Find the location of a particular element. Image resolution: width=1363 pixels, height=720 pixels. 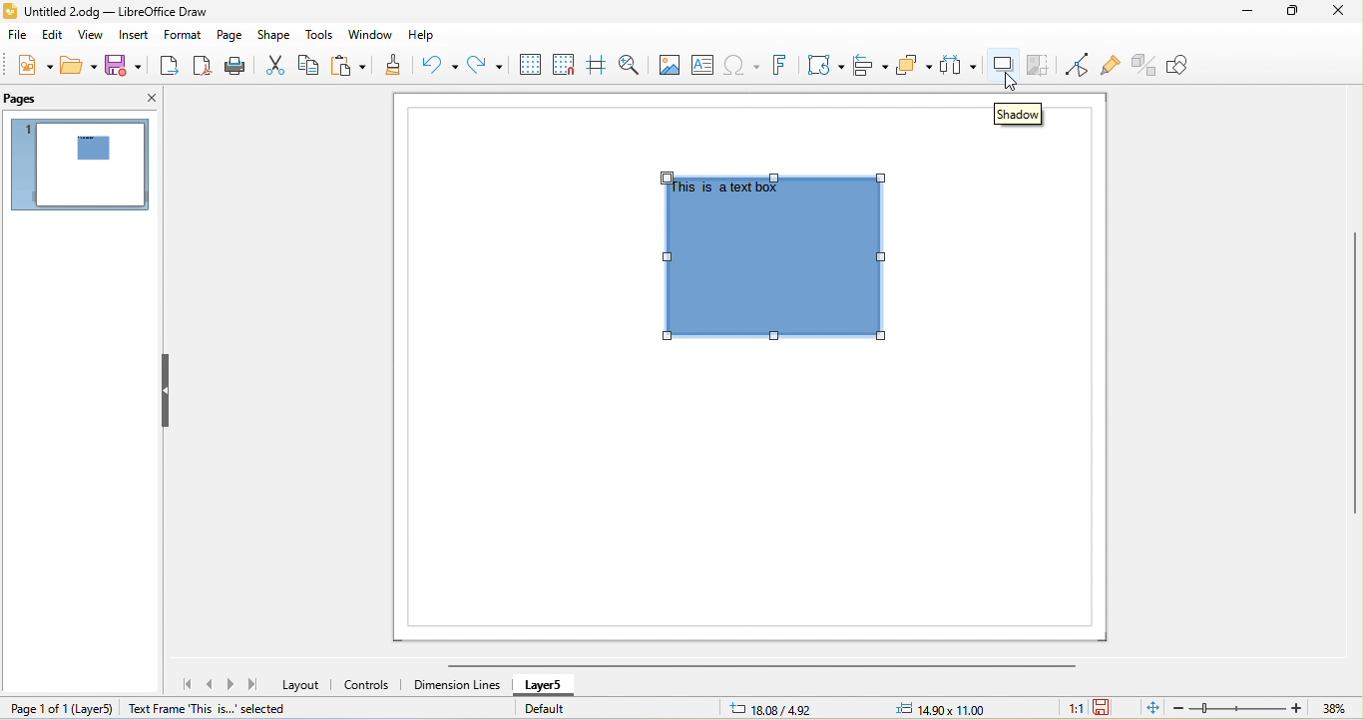

next page is located at coordinates (232, 684).